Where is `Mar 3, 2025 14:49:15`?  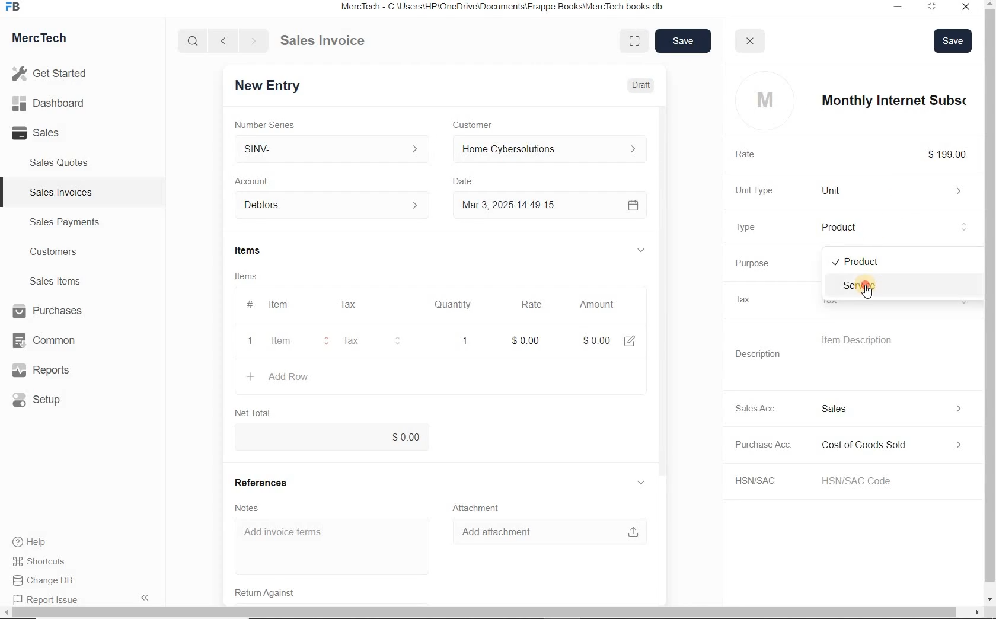 Mar 3, 2025 14:49:15 is located at coordinates (513, 206).